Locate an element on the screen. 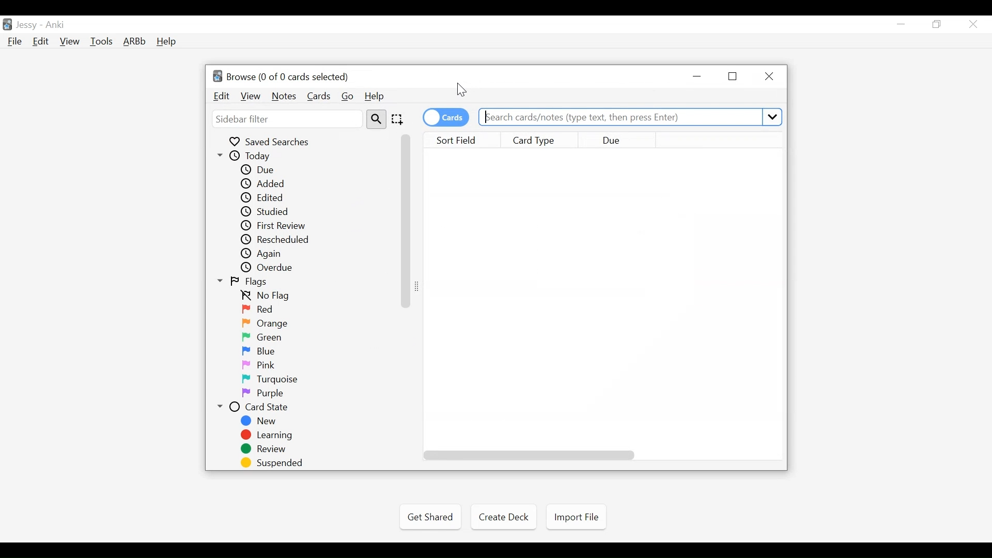  minimize is located at coordinates (698, 77).